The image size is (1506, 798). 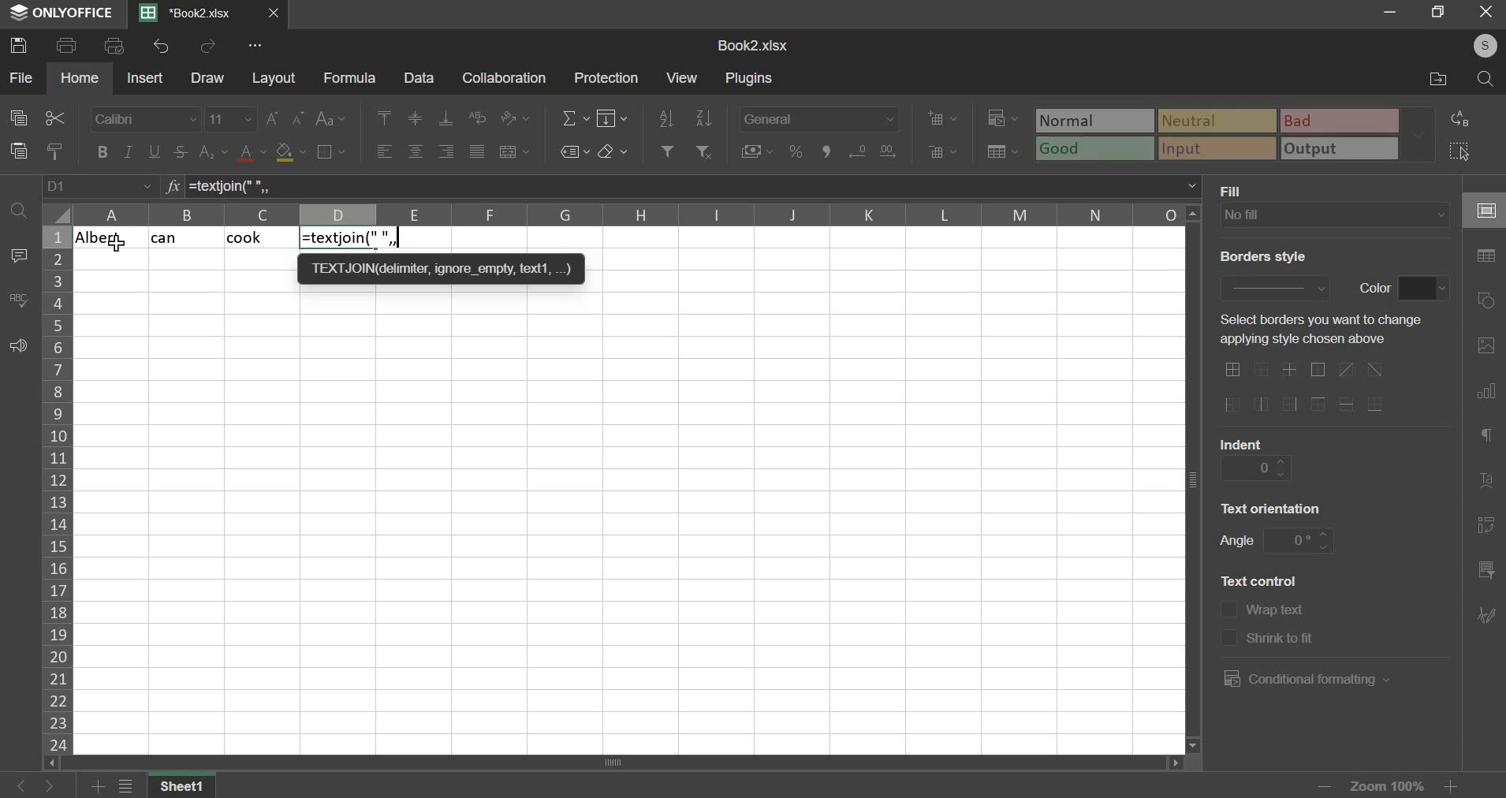 I want to click on formula, so click(x=349, y=79).